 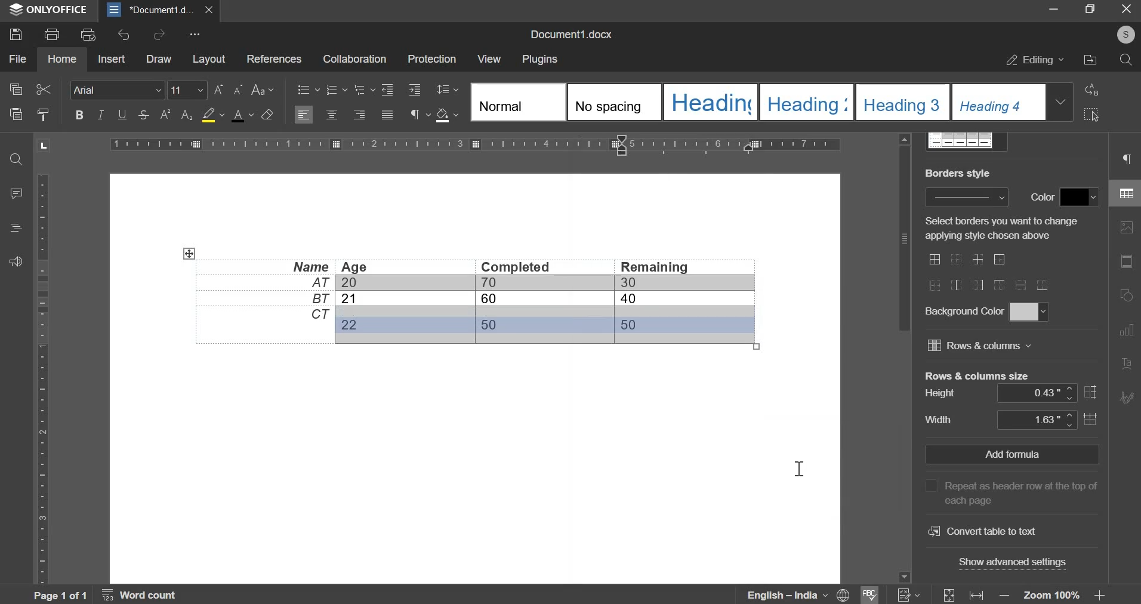 I want to click on Word count, so click(x=147, y=595).